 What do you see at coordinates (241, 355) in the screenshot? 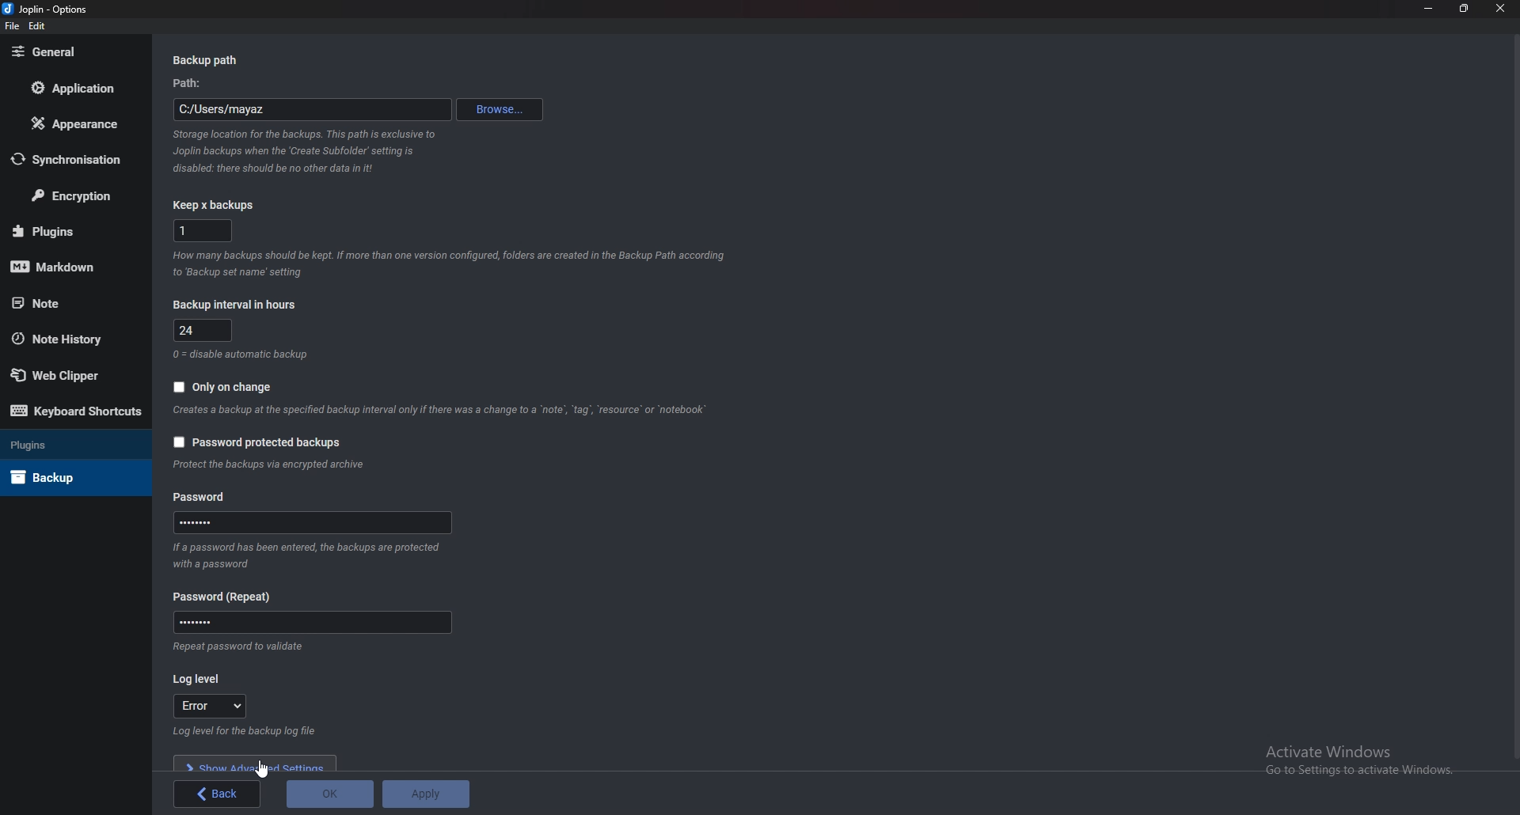
I see `Info` at bounding box center [241, 355].